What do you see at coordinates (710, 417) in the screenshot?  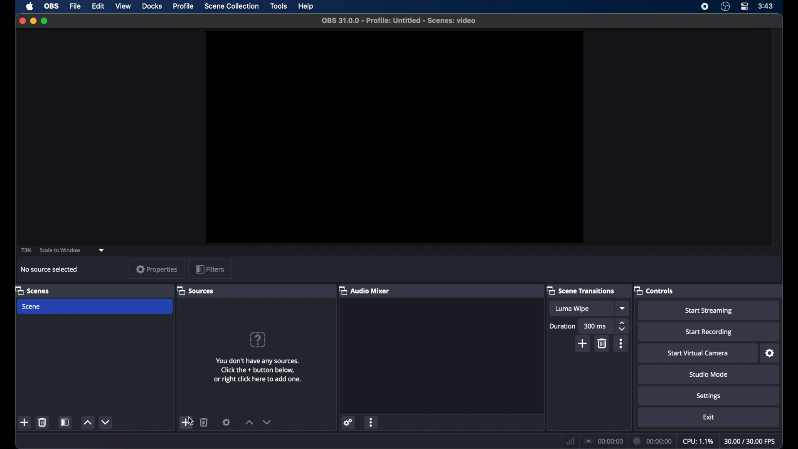 I see `exit` at bounding box center [710, 417].